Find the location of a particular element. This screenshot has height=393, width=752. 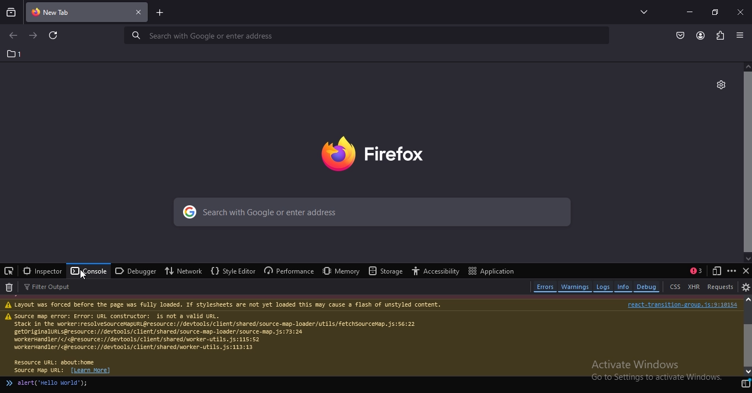

memory is located at coordinates (341, 270).